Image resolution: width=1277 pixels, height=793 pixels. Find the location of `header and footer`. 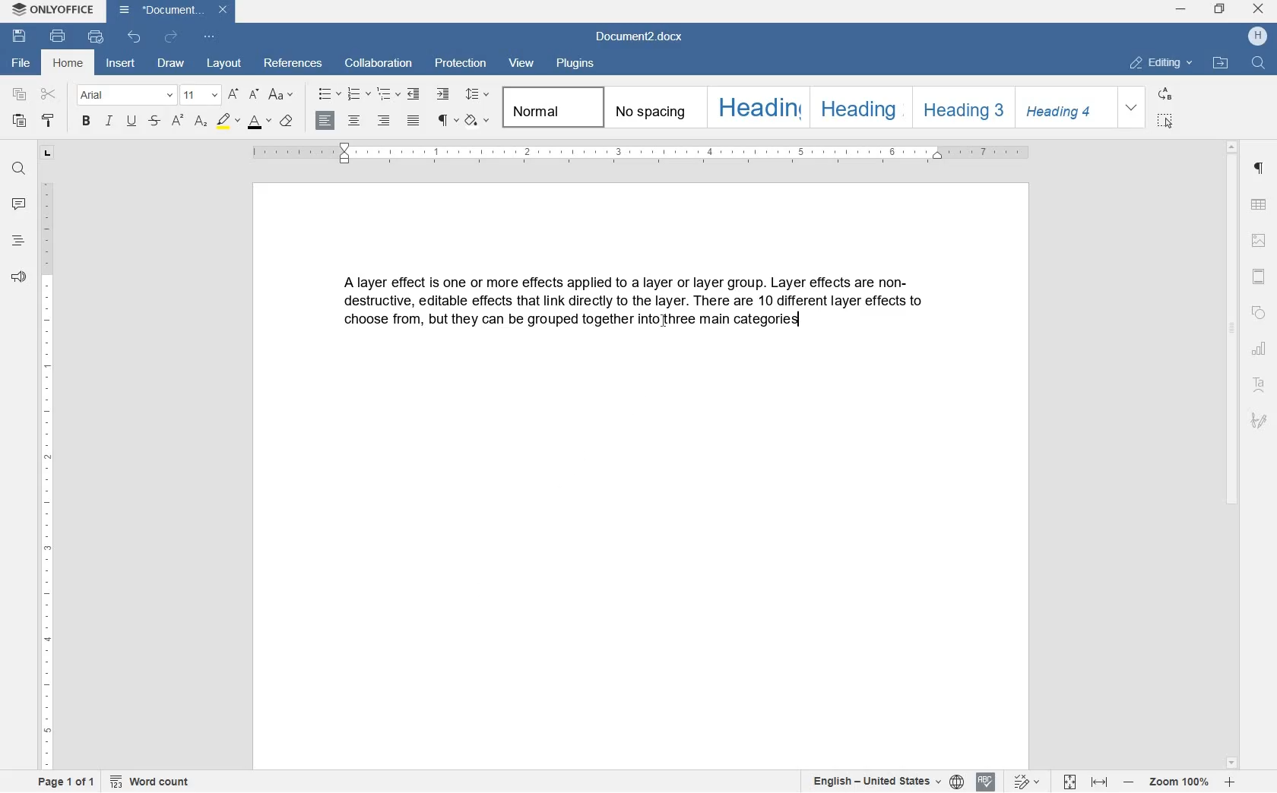

header and footer is located at coordinates (1260, 277).